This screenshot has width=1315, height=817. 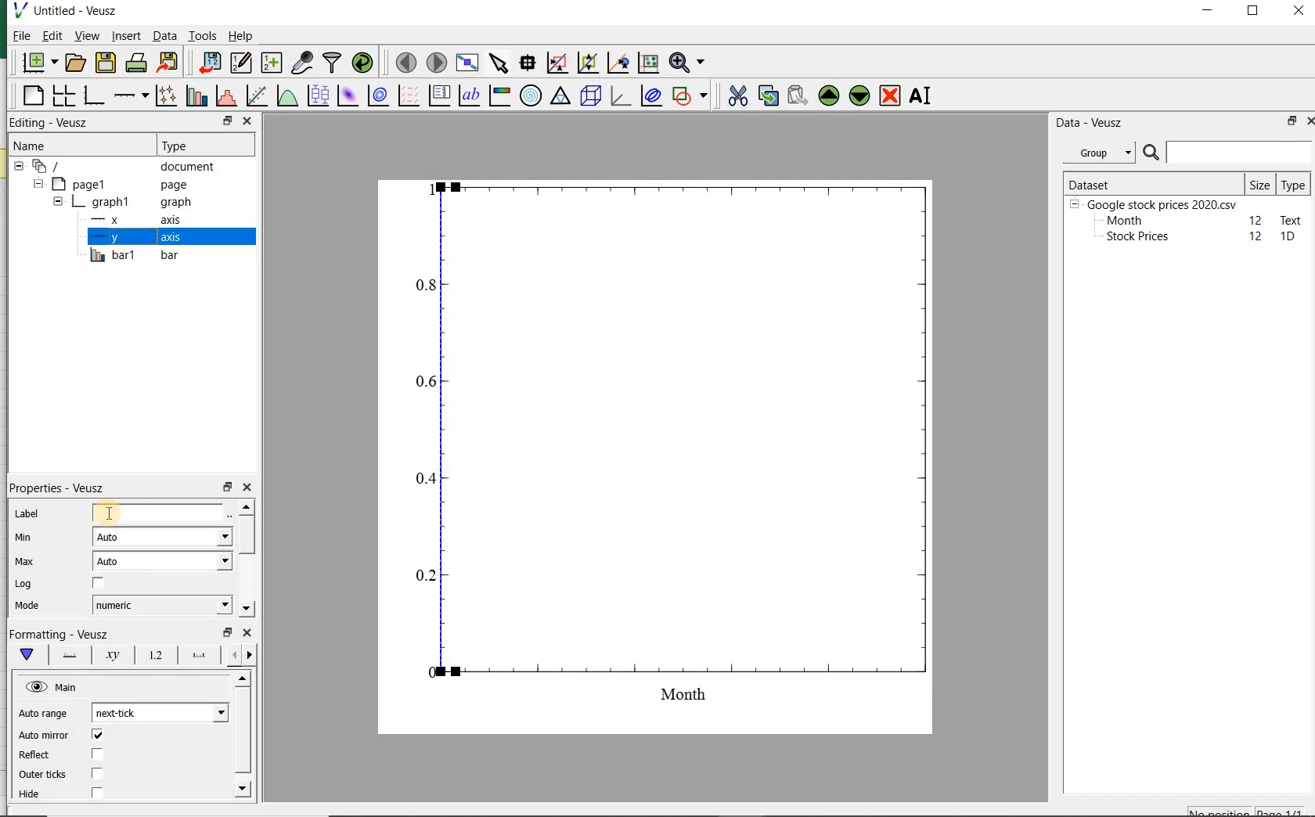 I want to click on Type, so click(x=195, y=144).